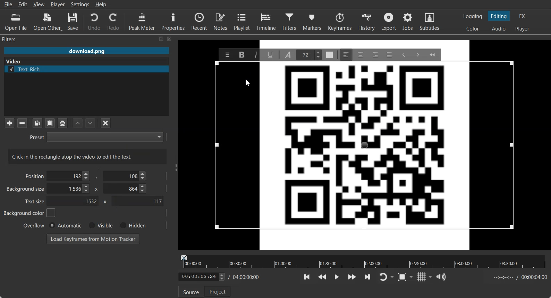 The image size is (551, 298). Describe the element at coordinates (288, 55) in the screenshot. I see `Font` at that location.